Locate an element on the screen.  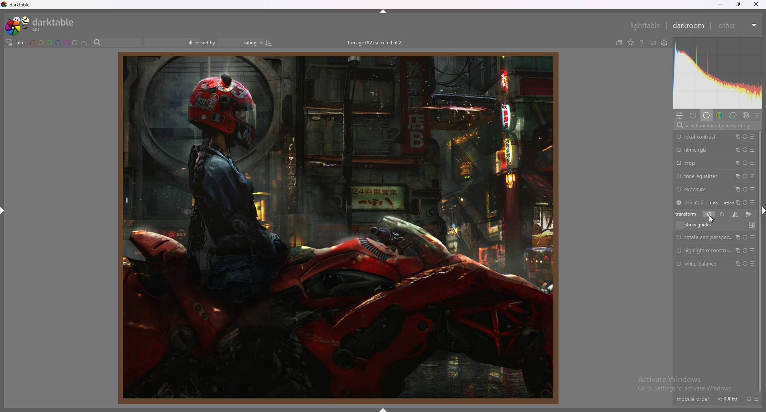
show active modules is located at coordinates (693, 115).